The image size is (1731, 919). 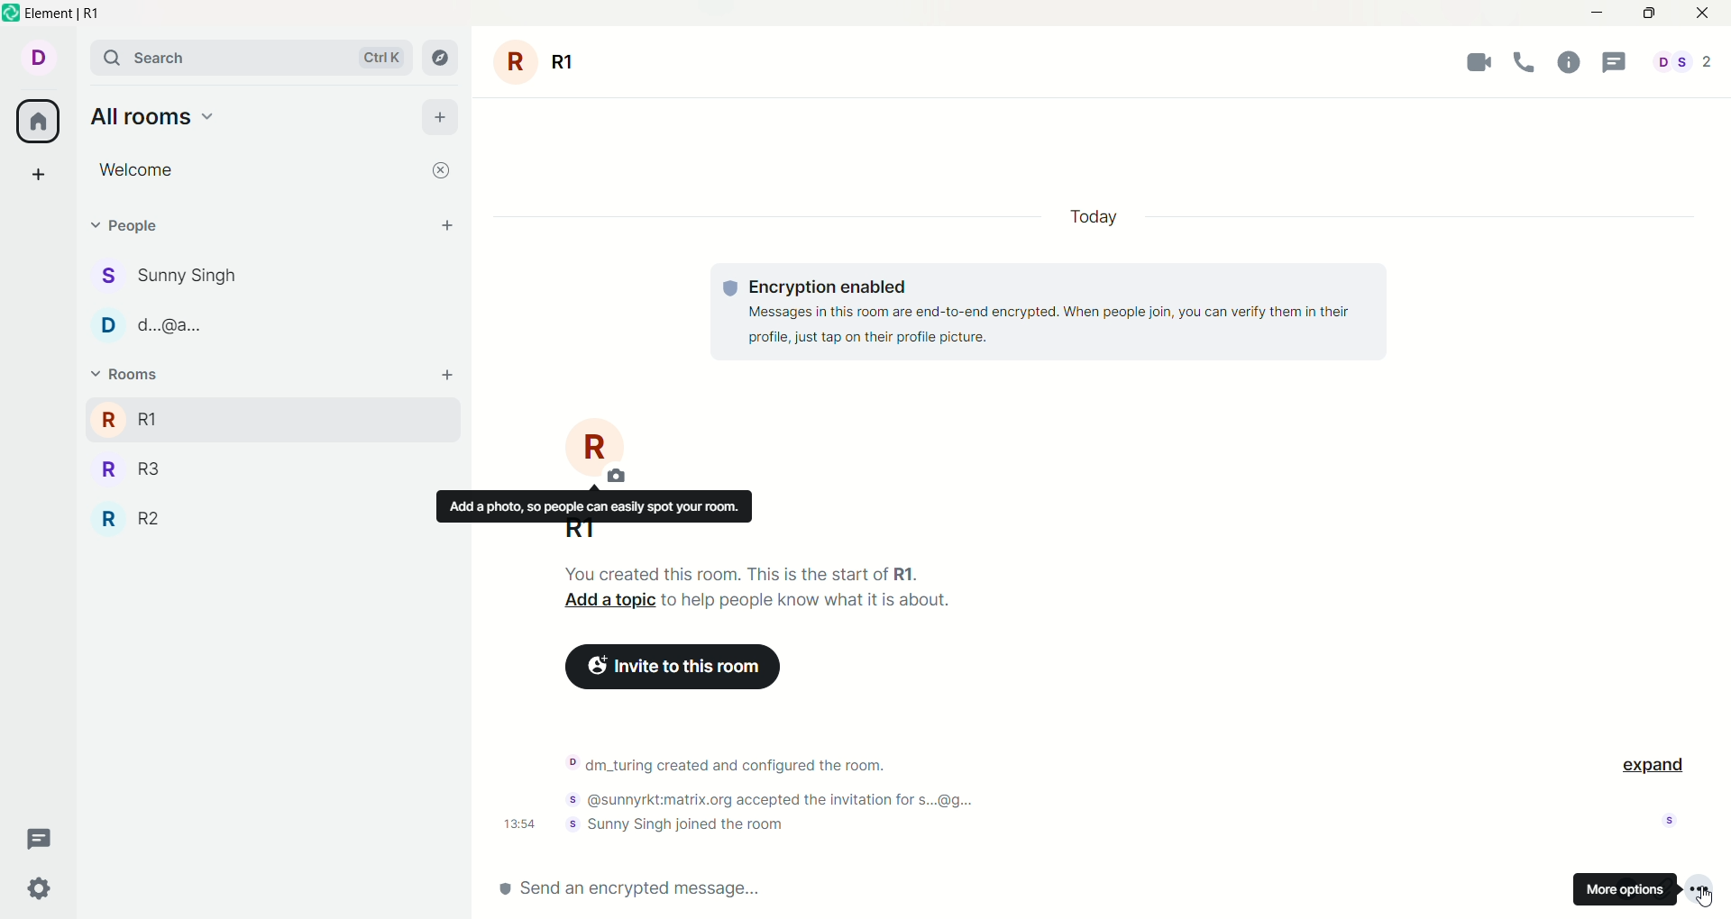 I want to click on create a space, so click(x=39, y=174).